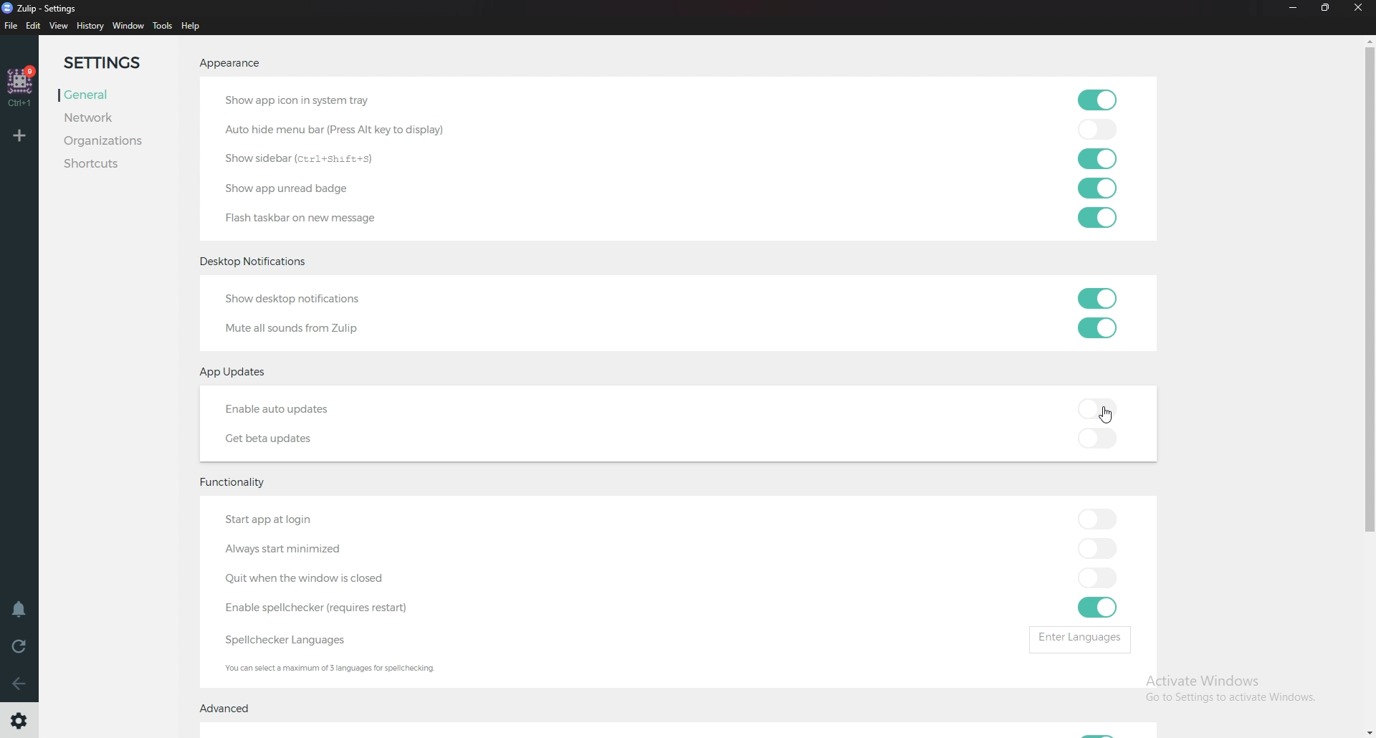 This screenshot has height=738, width=1376. Describe the element at coordinates (1097, 729) in the screenshot. I see `Toggle` at that location.